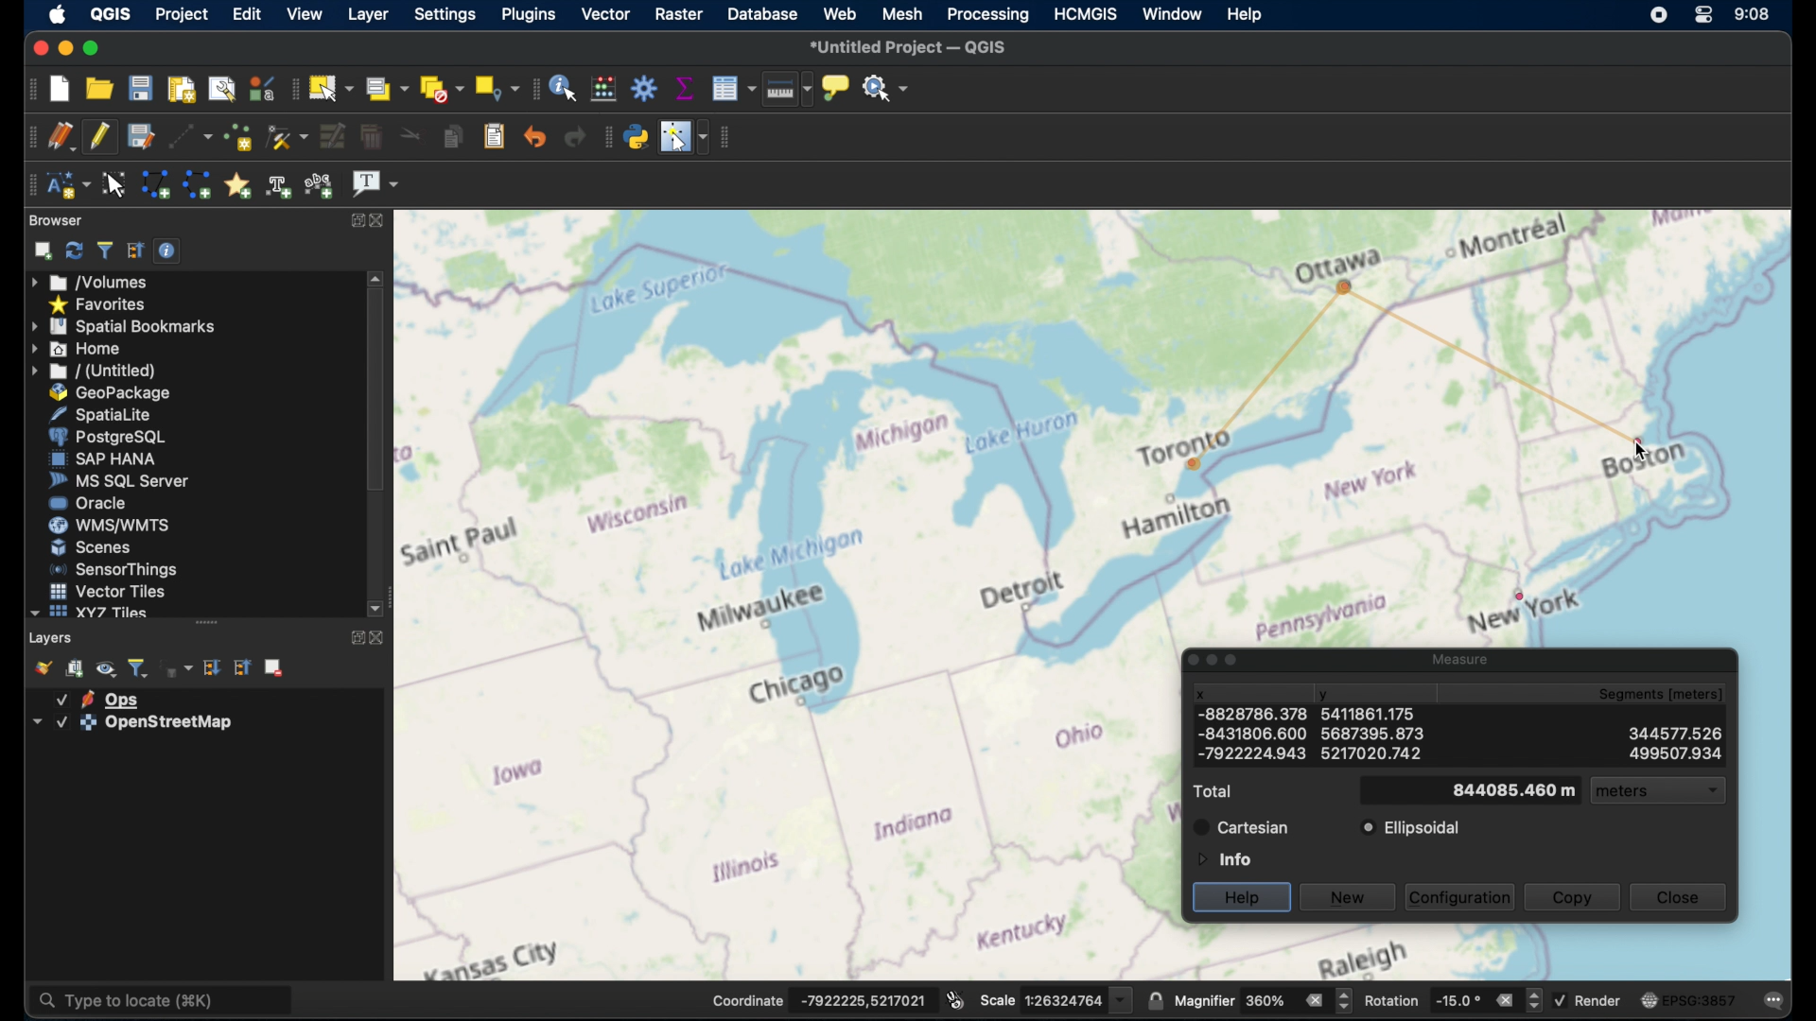 Image resolution: width=1816 pixels, height=1021 pixels. I want to click on cursor, so click(1641, 455).